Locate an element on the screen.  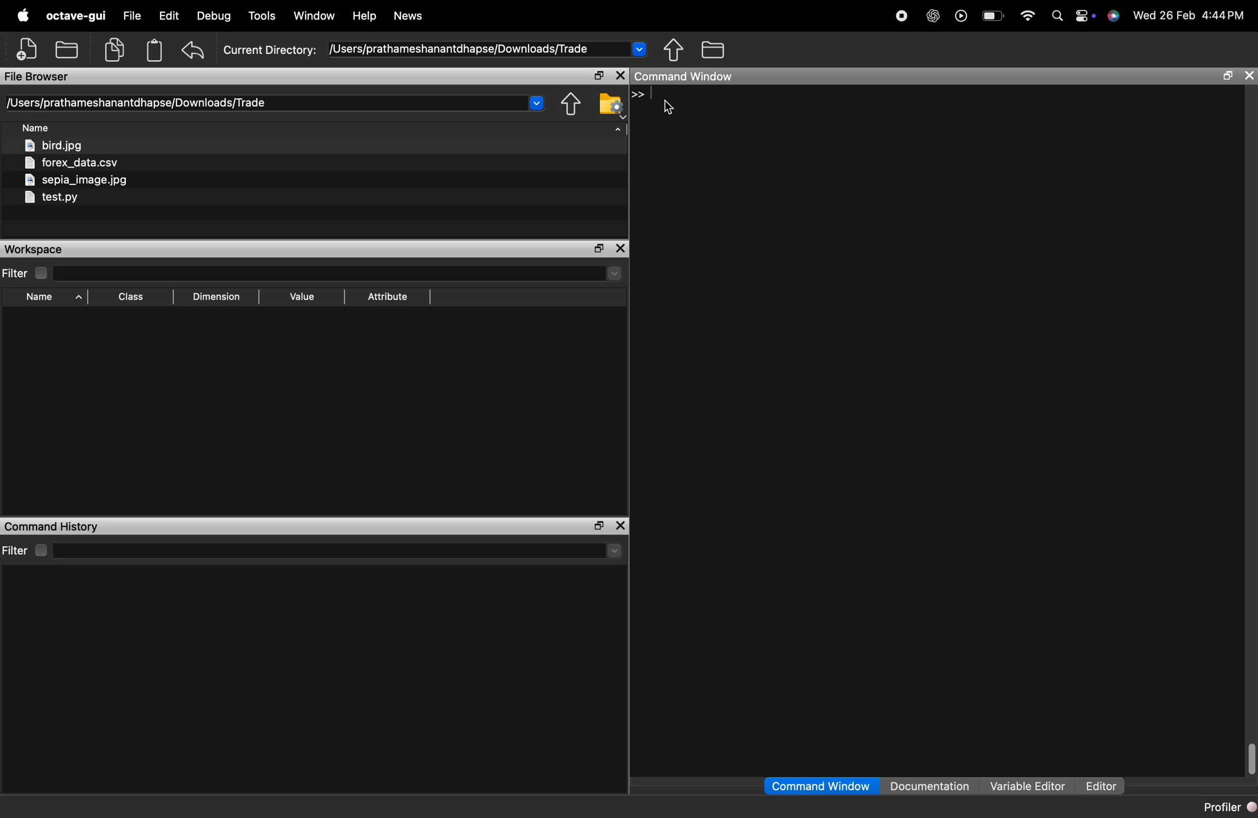
Variable Editor is located at coordinates (1030, 785).